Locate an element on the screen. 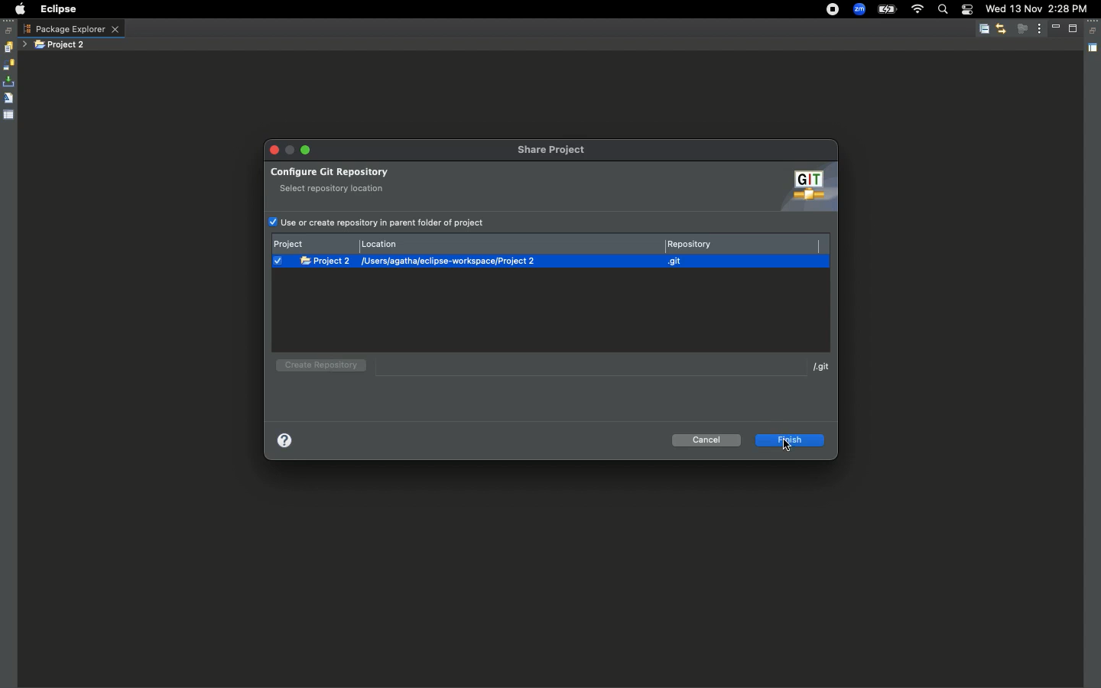  Search is located at coordinates (942, 11).